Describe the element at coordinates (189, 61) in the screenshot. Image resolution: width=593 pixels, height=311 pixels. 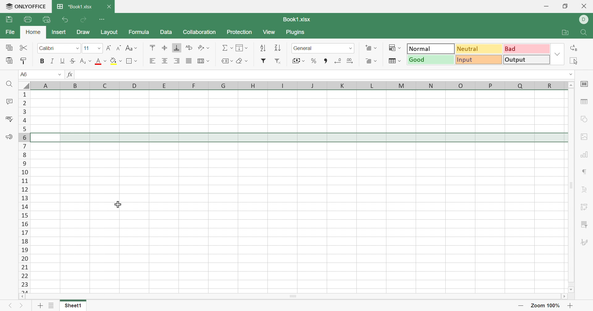
I see `Justified` at that location.